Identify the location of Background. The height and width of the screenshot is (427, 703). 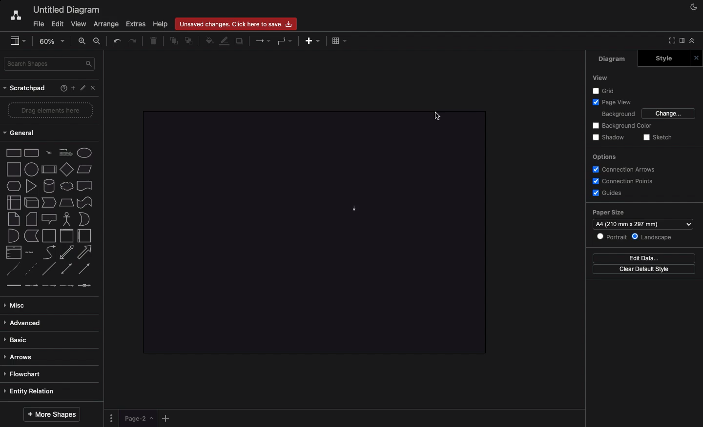
(618, 113).